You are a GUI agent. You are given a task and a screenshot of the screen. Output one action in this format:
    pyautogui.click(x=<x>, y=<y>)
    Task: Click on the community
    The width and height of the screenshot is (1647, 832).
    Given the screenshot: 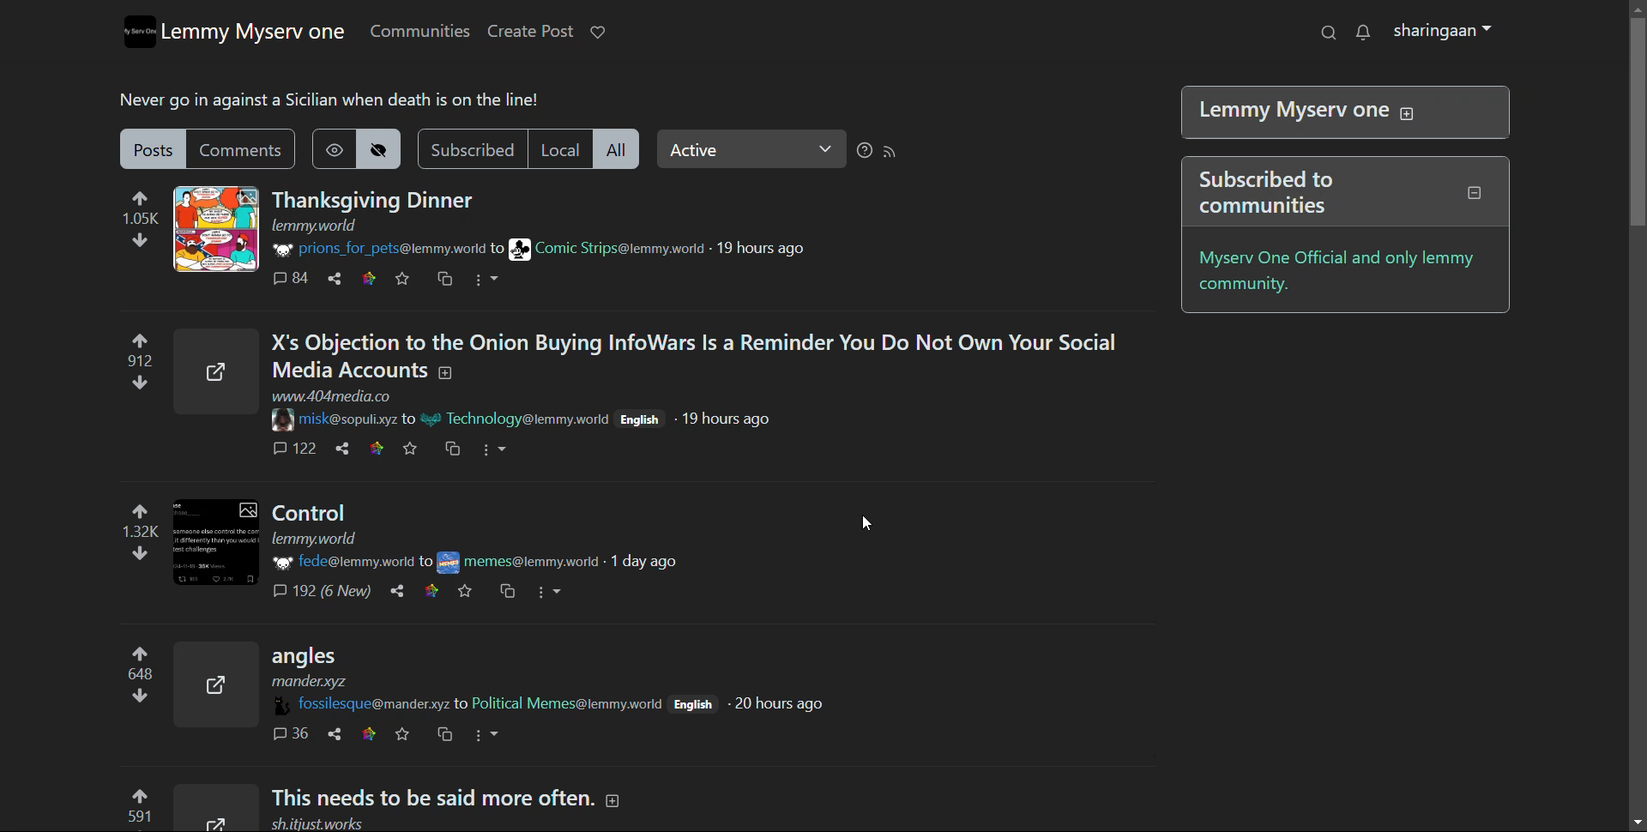 What is the action you would take?
    pyautogui.click(x=605, y=249)
    